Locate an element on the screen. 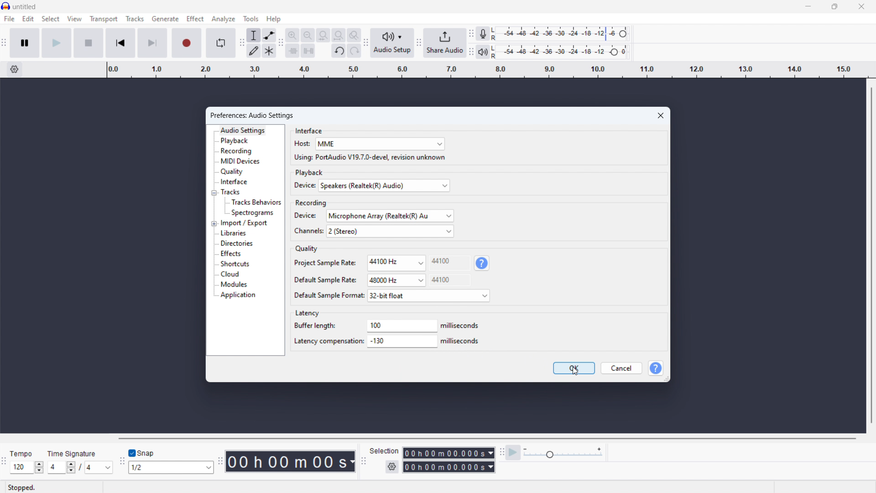  effects is located at coordinates (230, 254).